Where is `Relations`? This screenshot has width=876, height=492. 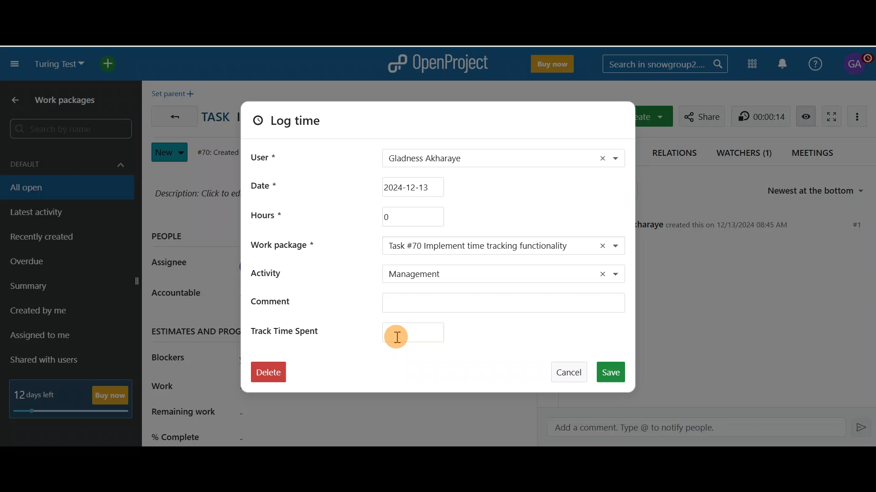 Relations is located at coordinates (677, 151).